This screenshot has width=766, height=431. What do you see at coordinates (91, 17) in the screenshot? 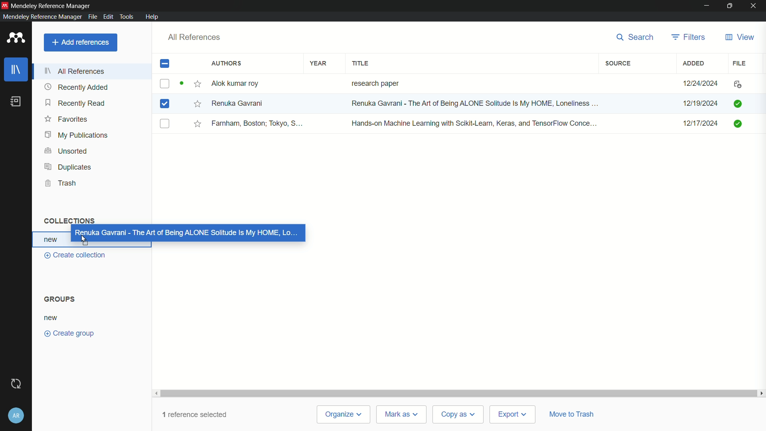
I see `file menu` at bounding box center [91, 17].